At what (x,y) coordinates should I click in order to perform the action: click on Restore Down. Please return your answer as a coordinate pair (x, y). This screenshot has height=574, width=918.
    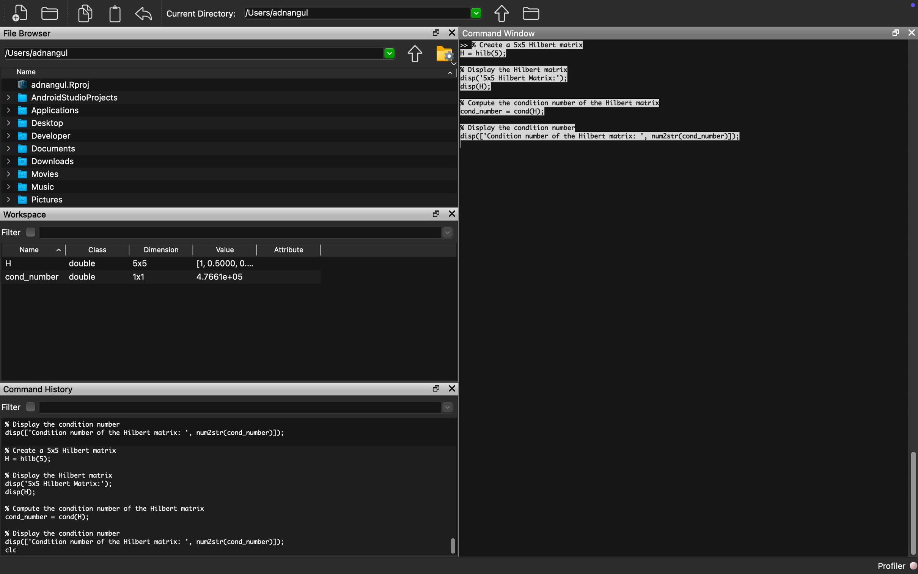
    Looking at the image, I should click on (435, 33).